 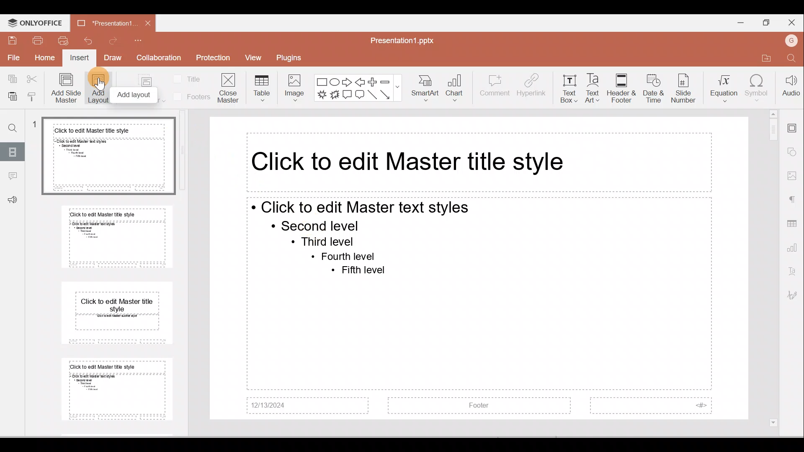 I want to click on Rounded Rectangular callout, so click(x=360, y=95).